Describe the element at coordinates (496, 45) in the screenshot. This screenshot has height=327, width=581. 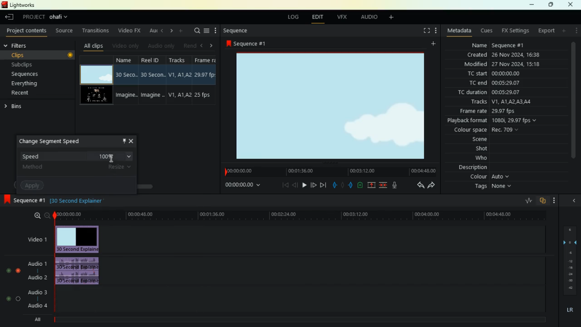
I see `name` at that location.